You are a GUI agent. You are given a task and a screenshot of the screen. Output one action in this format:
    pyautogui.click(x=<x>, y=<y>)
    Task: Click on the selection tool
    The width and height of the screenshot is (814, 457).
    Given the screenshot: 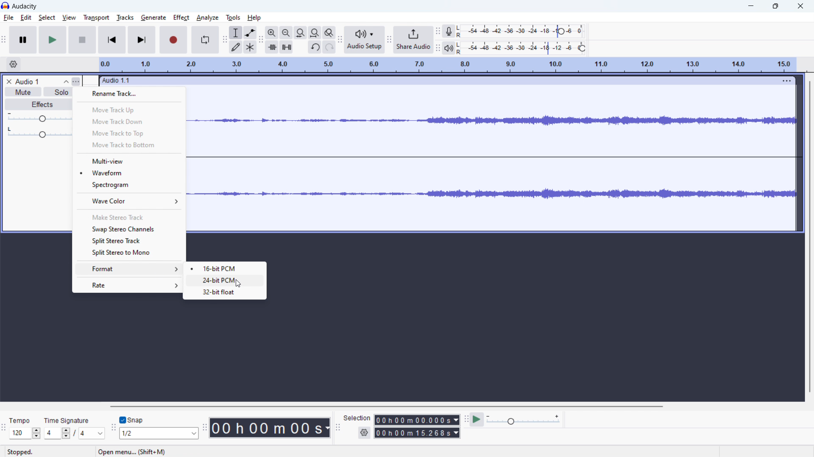 What is the action you would take?
    pyautogui.click(x=236, y=33)
    